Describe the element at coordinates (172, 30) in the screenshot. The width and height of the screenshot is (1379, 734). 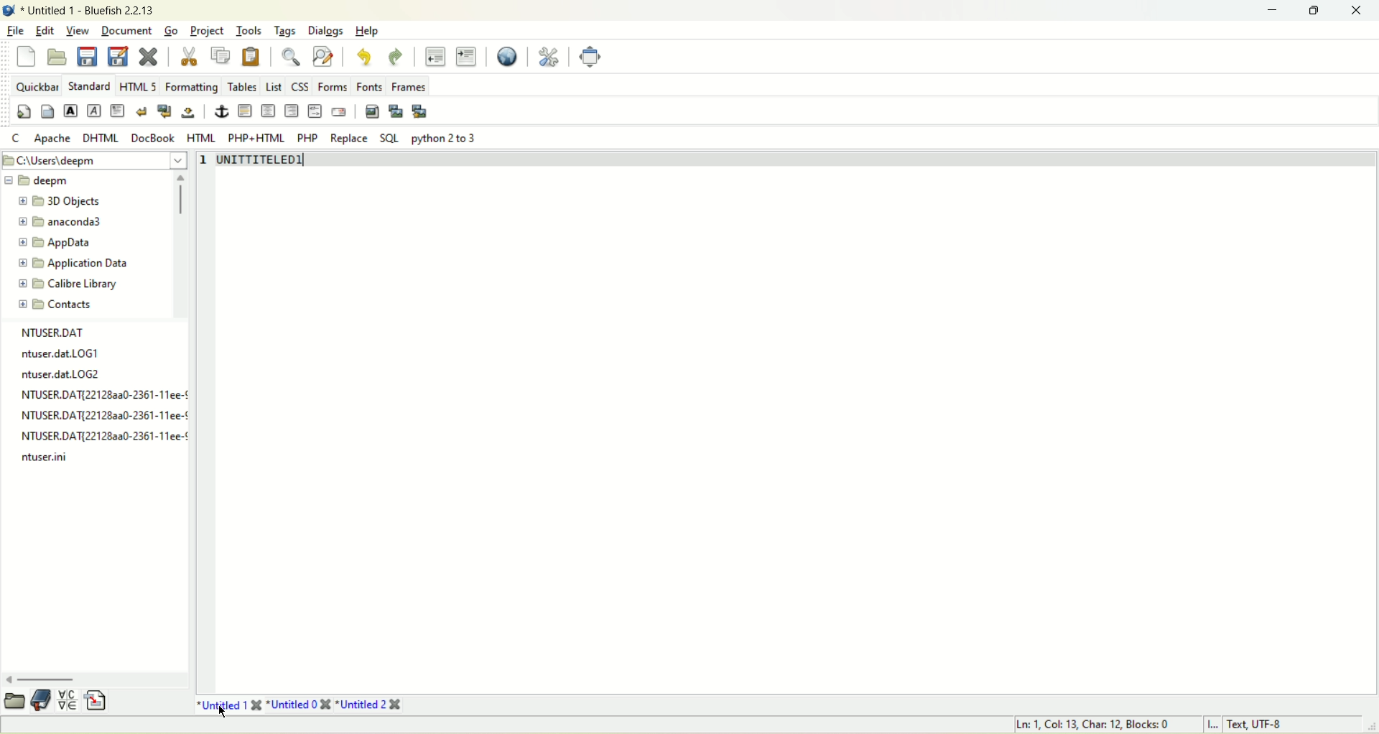
I see `go` at that location.